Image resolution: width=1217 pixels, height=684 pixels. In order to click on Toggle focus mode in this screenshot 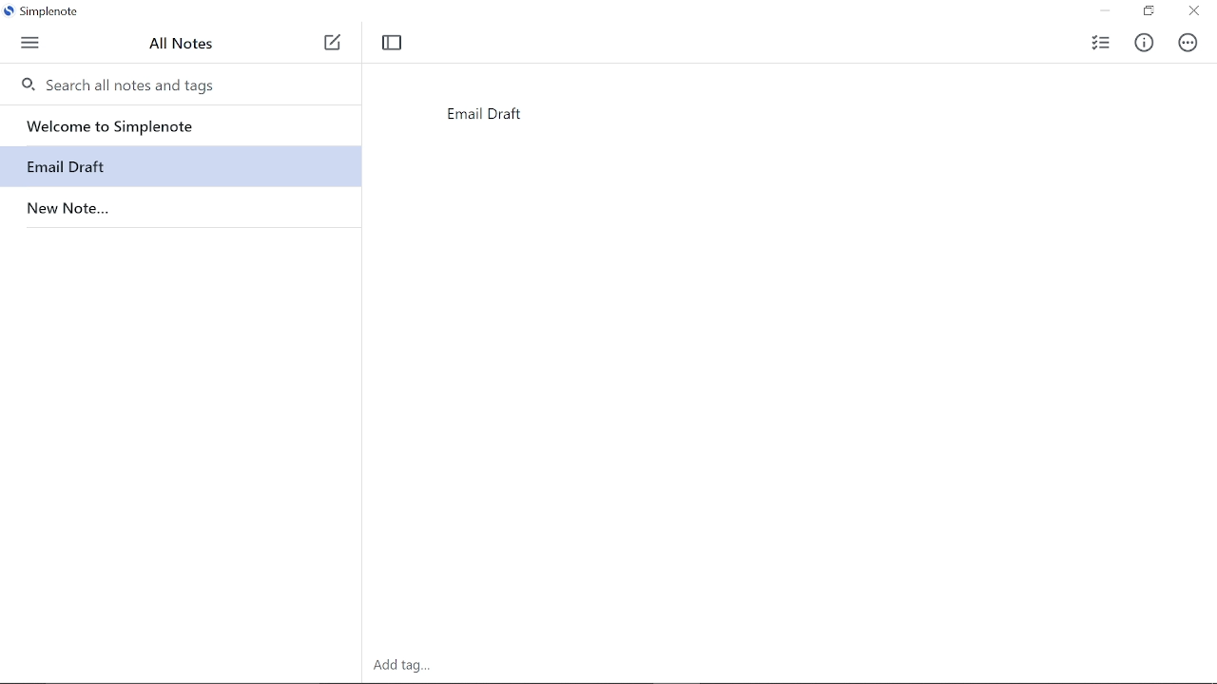, I will do `click(392, 42)`.